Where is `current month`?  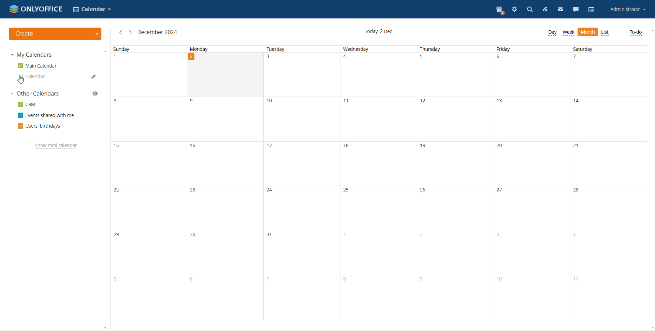 current month is located at coordinates (158, 32).